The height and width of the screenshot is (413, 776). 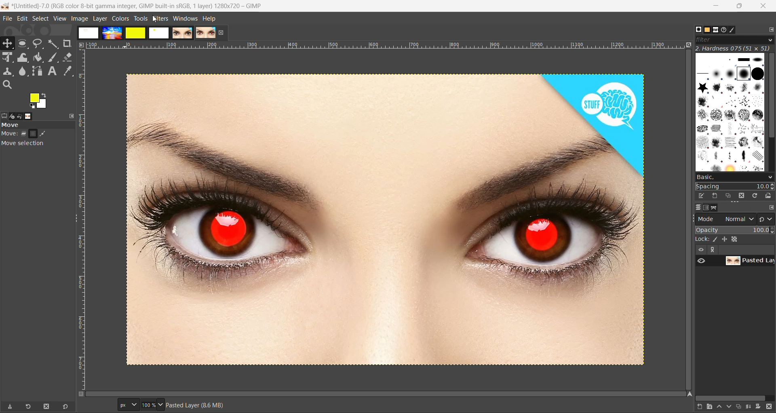 I want to click on view, so click(x=59, y=19).